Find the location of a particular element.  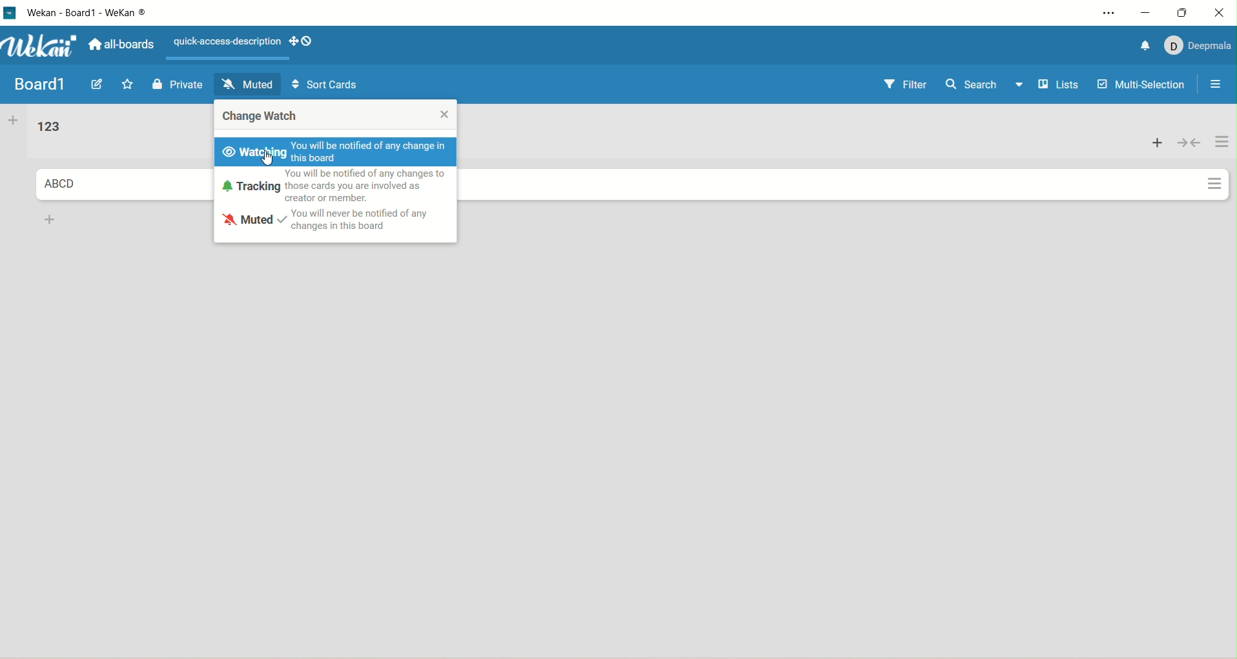

logo is located at coordinates (10, 14).